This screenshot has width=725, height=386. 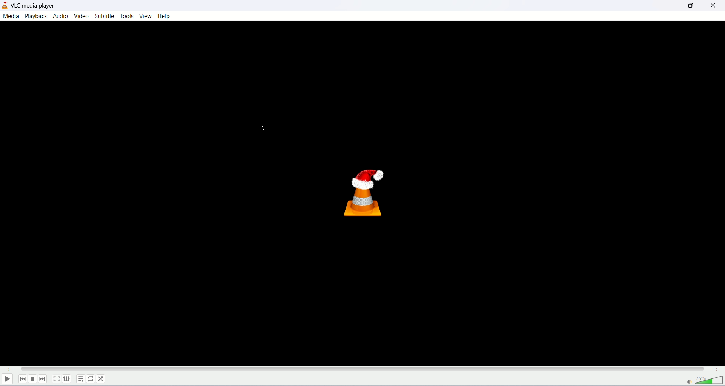 What do you see at coordinates (705, 381) in the screenshot?
I see `volume bar` at bounding box center [705, 381].